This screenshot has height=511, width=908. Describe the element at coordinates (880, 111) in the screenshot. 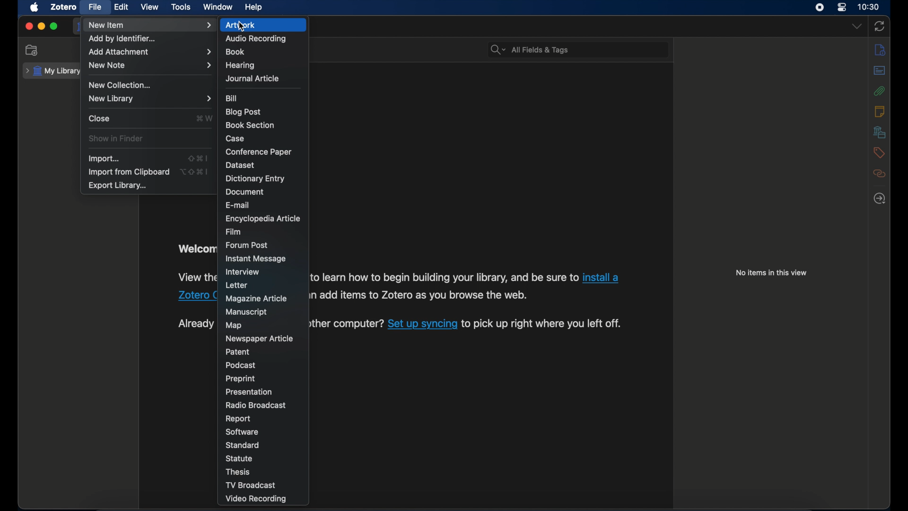

I see `notes` at that location.